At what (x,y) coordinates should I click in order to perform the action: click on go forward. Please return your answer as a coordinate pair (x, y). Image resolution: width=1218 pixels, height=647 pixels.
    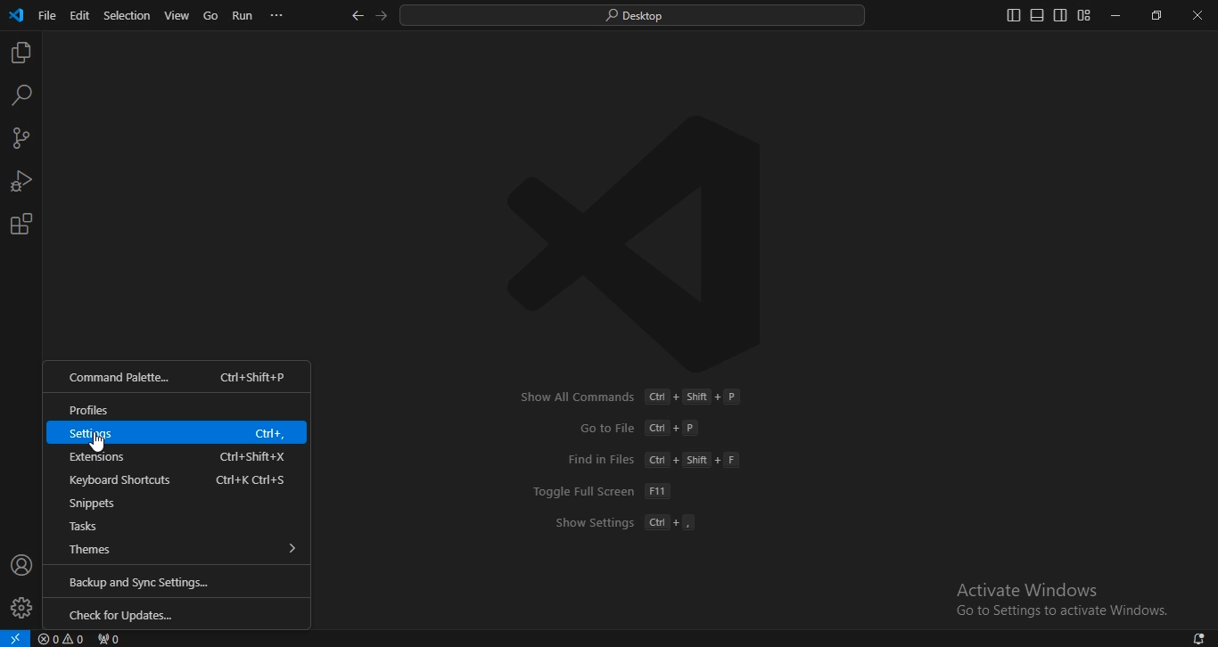
    Looking at the image, I should click on (384, 15).